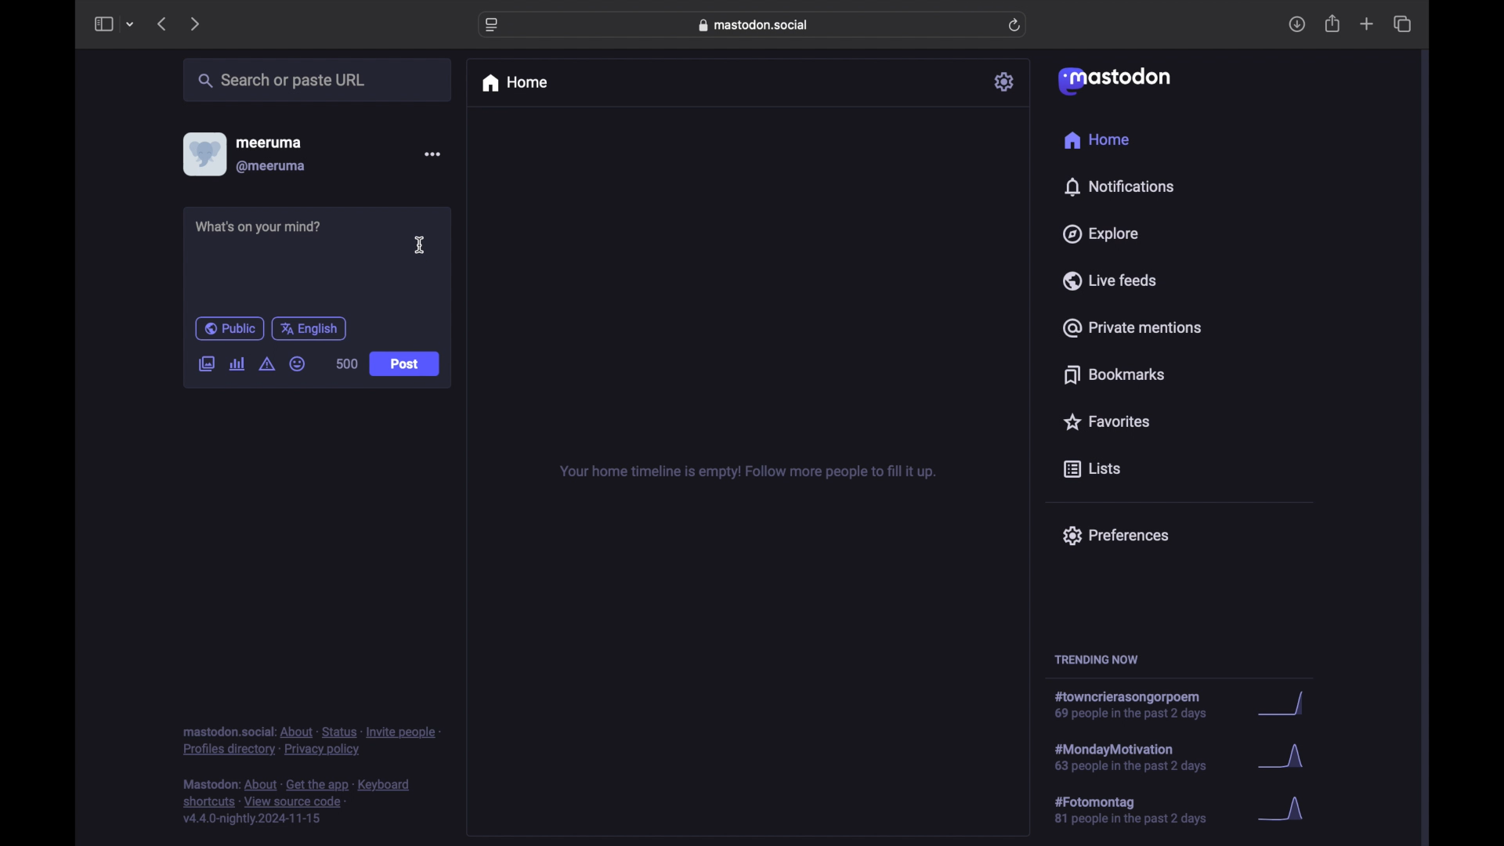 This screenshot has width=1504, height=846. What do you see at coordinates (1114, 374) in the screenshot?
I see `bookmarks` at bounding box center [1114, 374].